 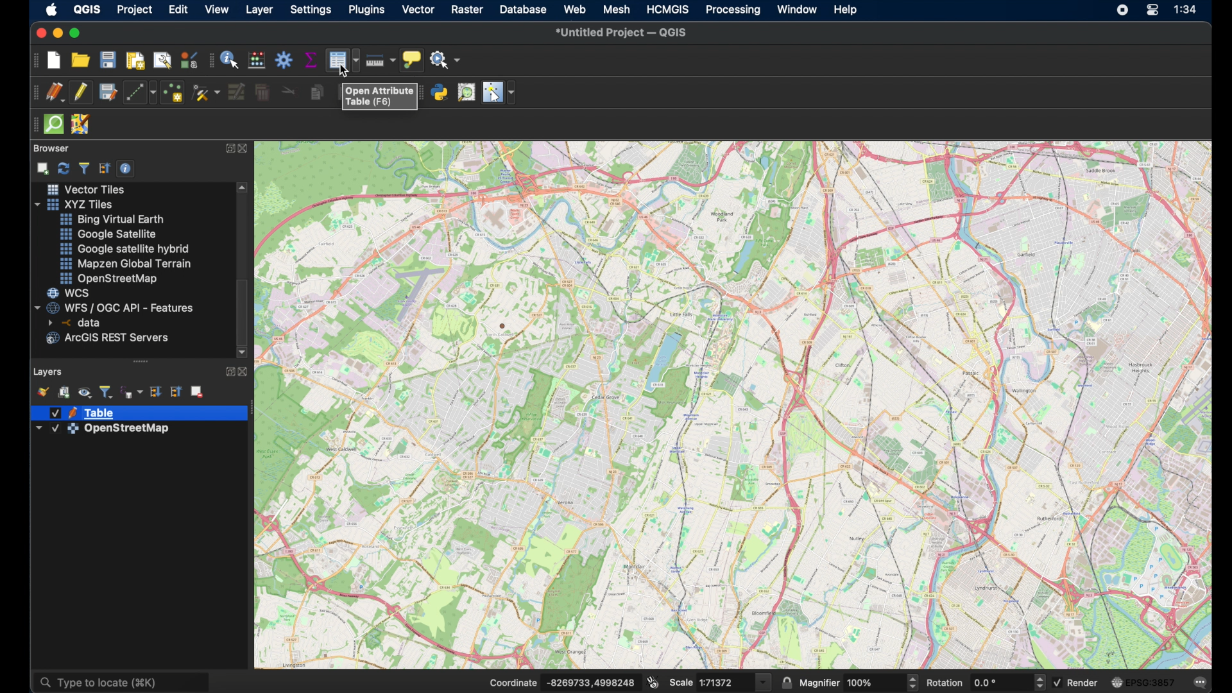 What do you see at coordinates (33, 61) in the screenshot?
I see `project toolbar` at bounding box center [33, 61].